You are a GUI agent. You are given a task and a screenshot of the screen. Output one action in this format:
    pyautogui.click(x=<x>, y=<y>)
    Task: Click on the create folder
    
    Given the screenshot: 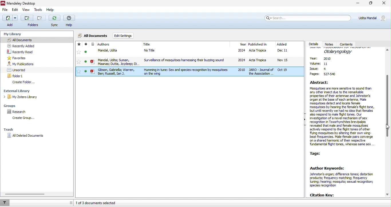 What is the action you would take?
    pyautogui.click(x=24, y=82)
    